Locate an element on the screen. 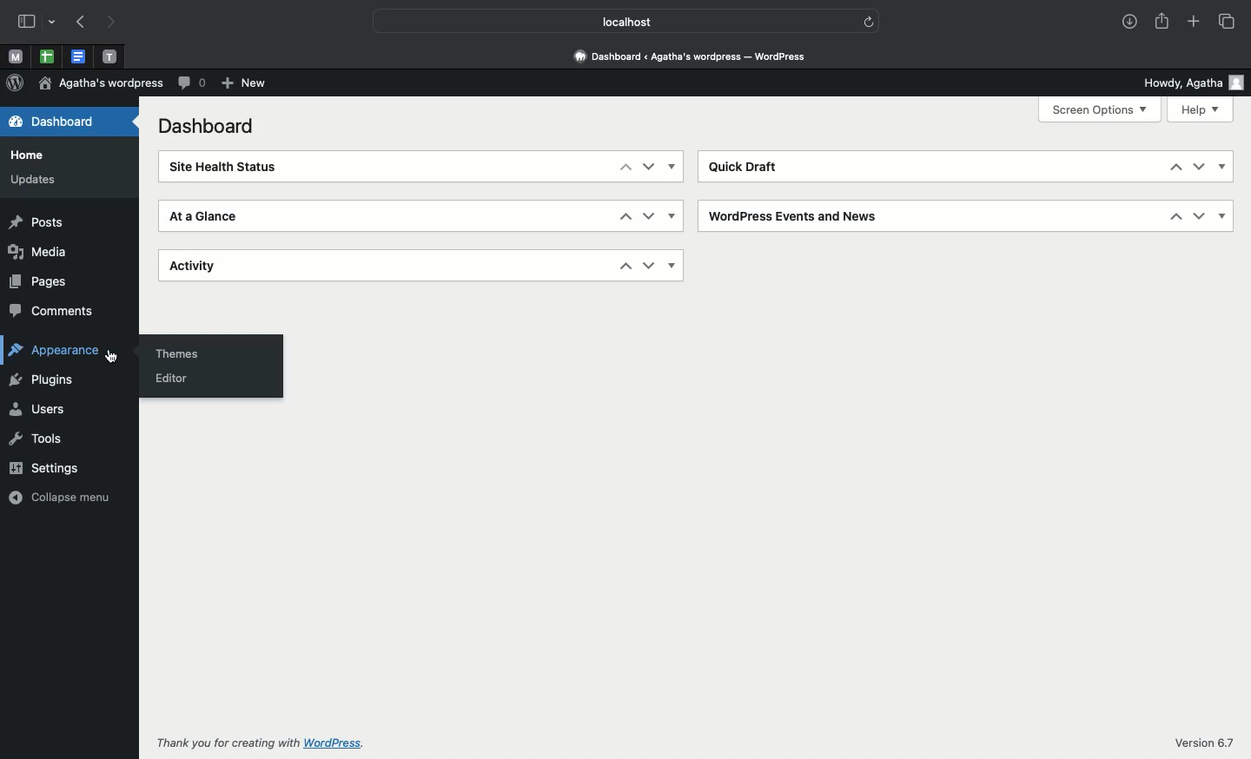 The height and width of the screenshot is (759, 1251). Comments is located at coordinates (54, 310).